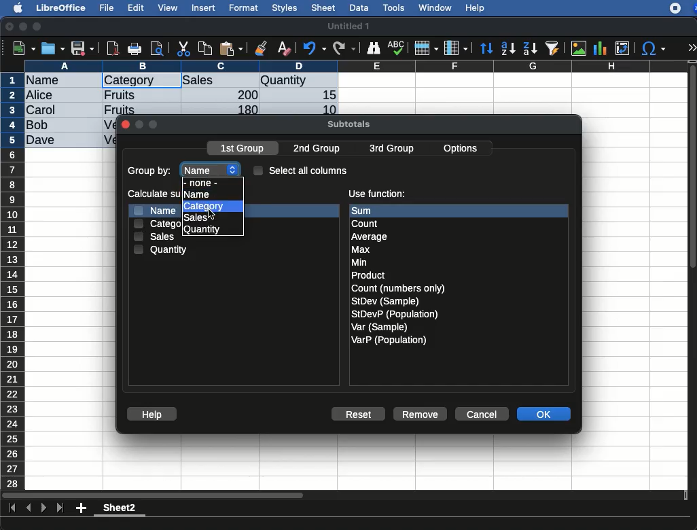  I want to click on quantity , so click(162, 249).